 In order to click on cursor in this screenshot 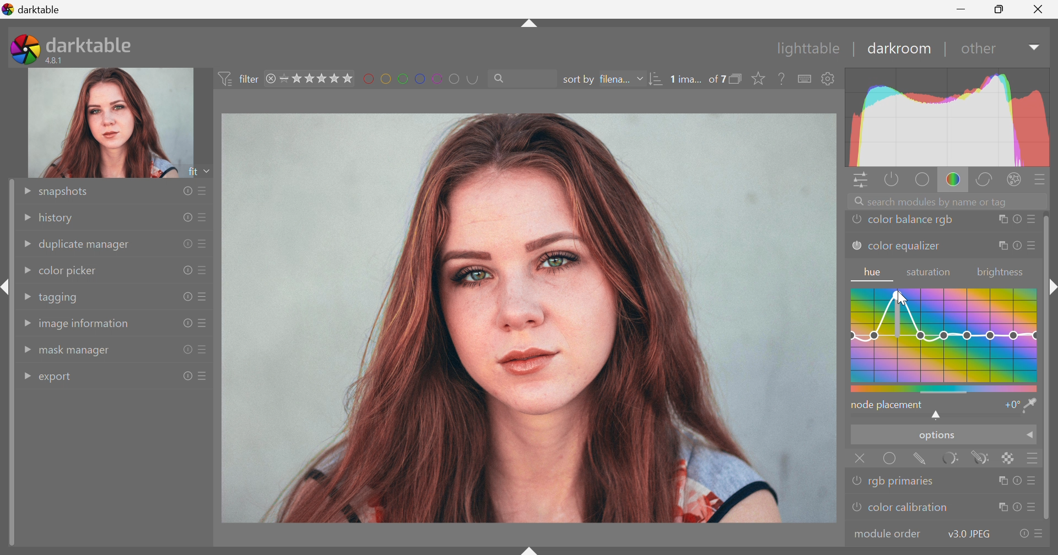, I will do `click(902, 298)`.